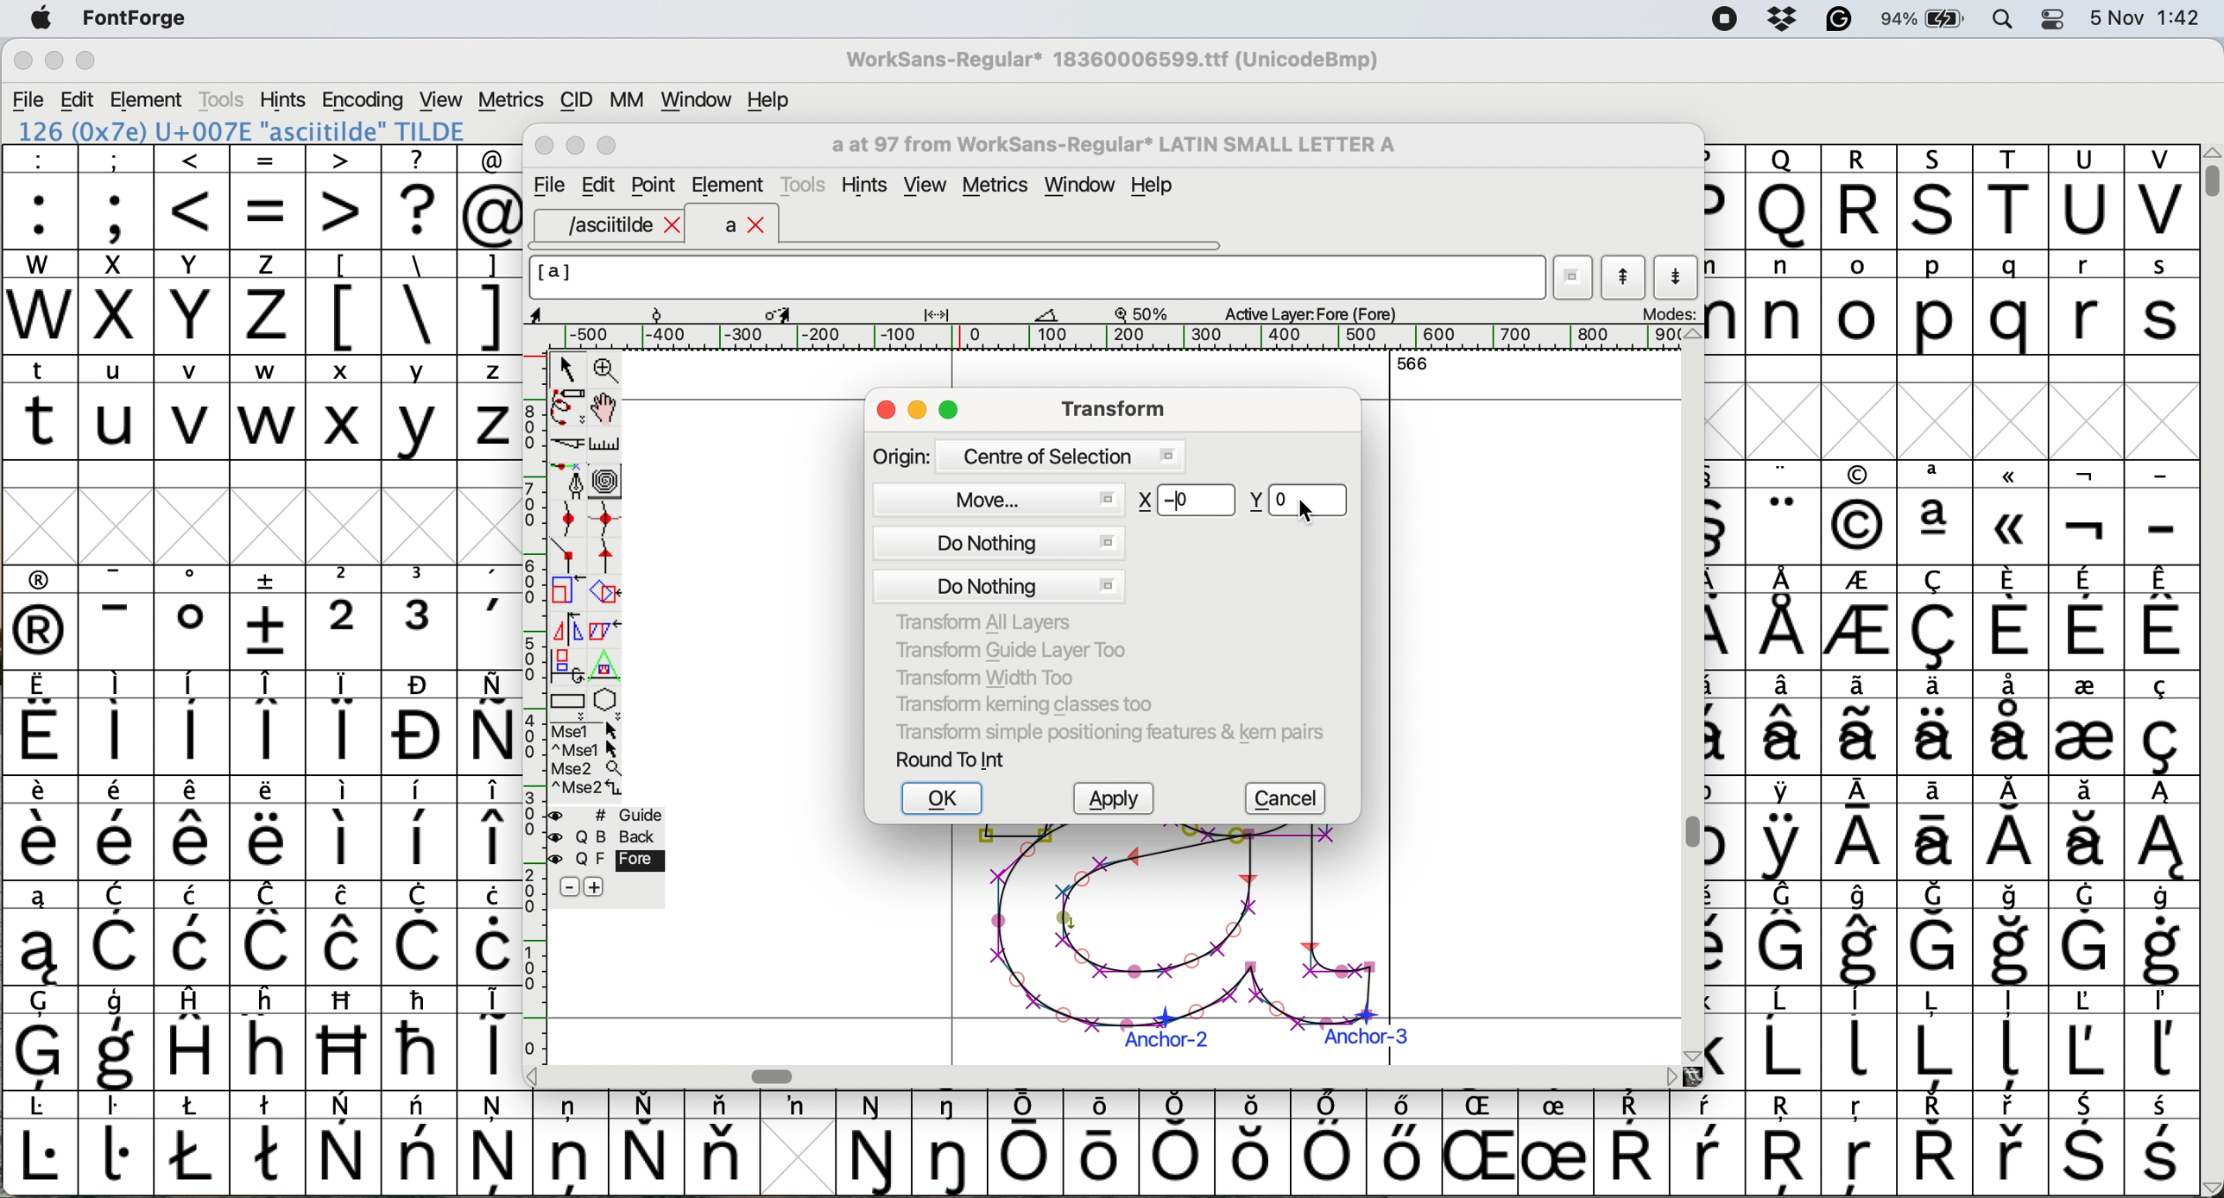 This screenshot has height=1198, width=2224. Describe the element at coordinates (1004, 648) in the screenshot. I see `transform guide layer too` at that location.